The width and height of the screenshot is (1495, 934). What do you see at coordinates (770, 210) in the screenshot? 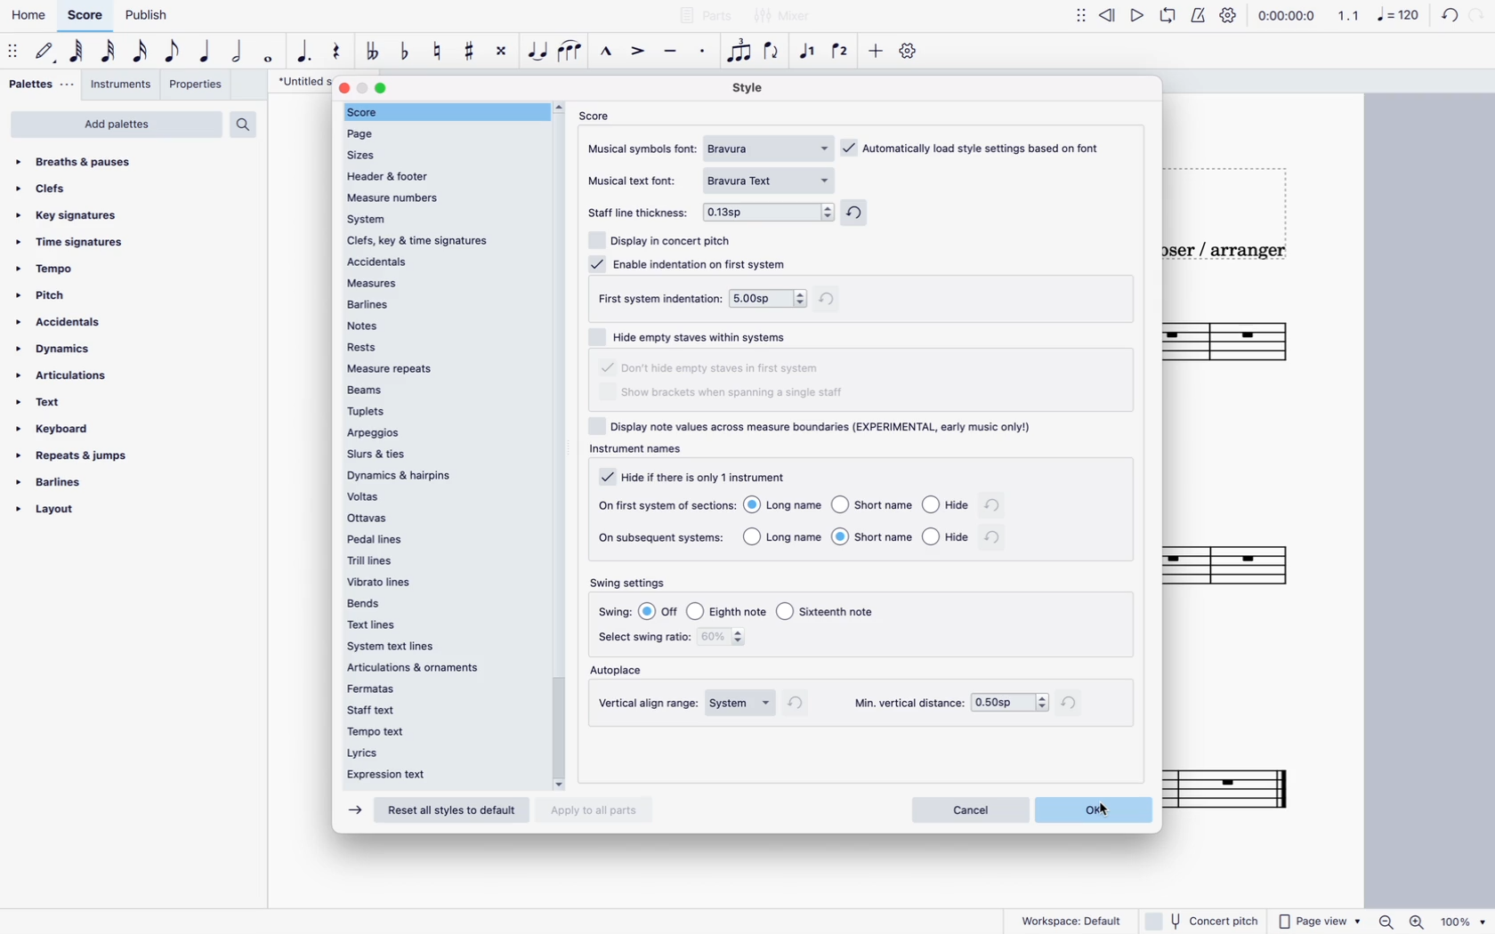
I see `0.13sp` at bounding box center [770, 210].